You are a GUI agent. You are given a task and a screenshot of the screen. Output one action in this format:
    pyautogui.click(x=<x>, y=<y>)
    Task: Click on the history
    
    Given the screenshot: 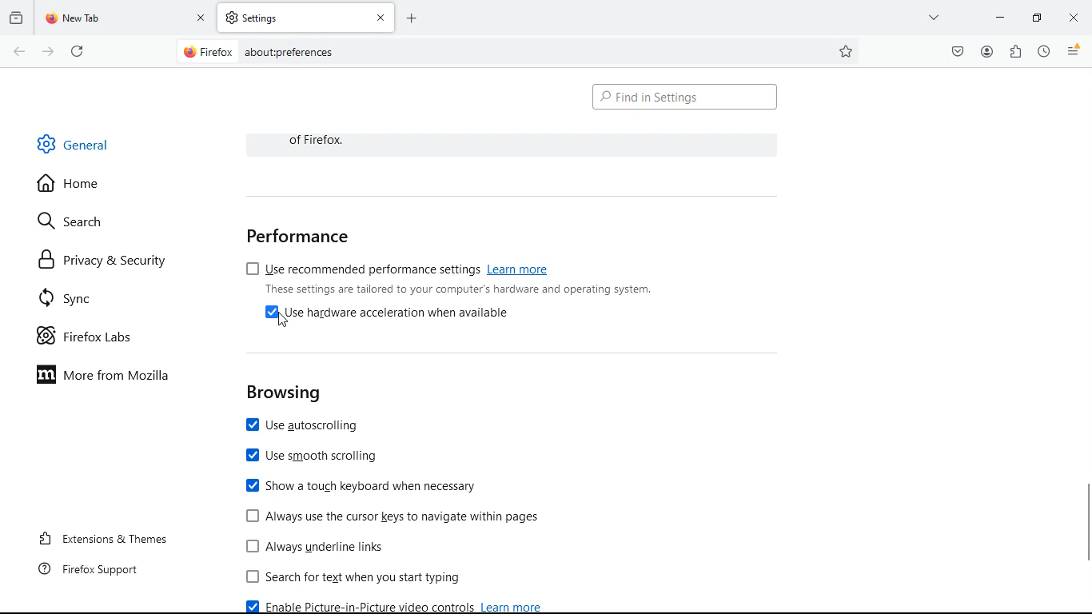 What is the action you would take?
    pyautogui.click(x=1043, y=52)
    